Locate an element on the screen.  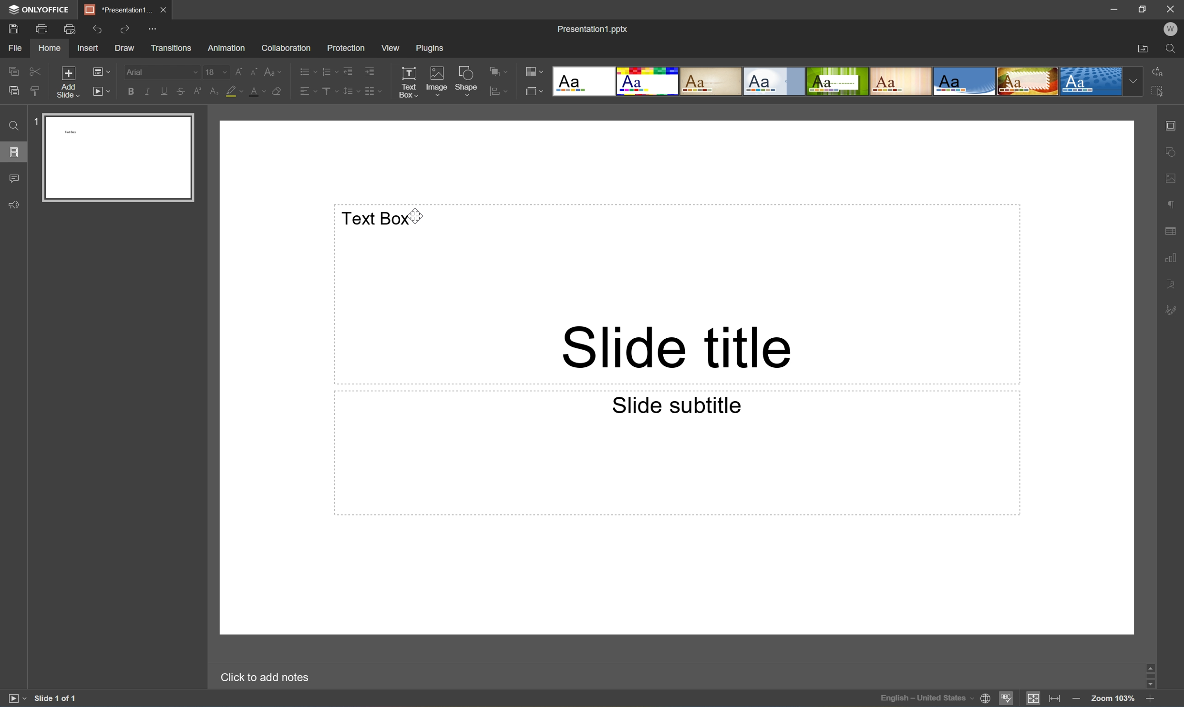
Zoom 103% is located at coordinates (1112, 699).